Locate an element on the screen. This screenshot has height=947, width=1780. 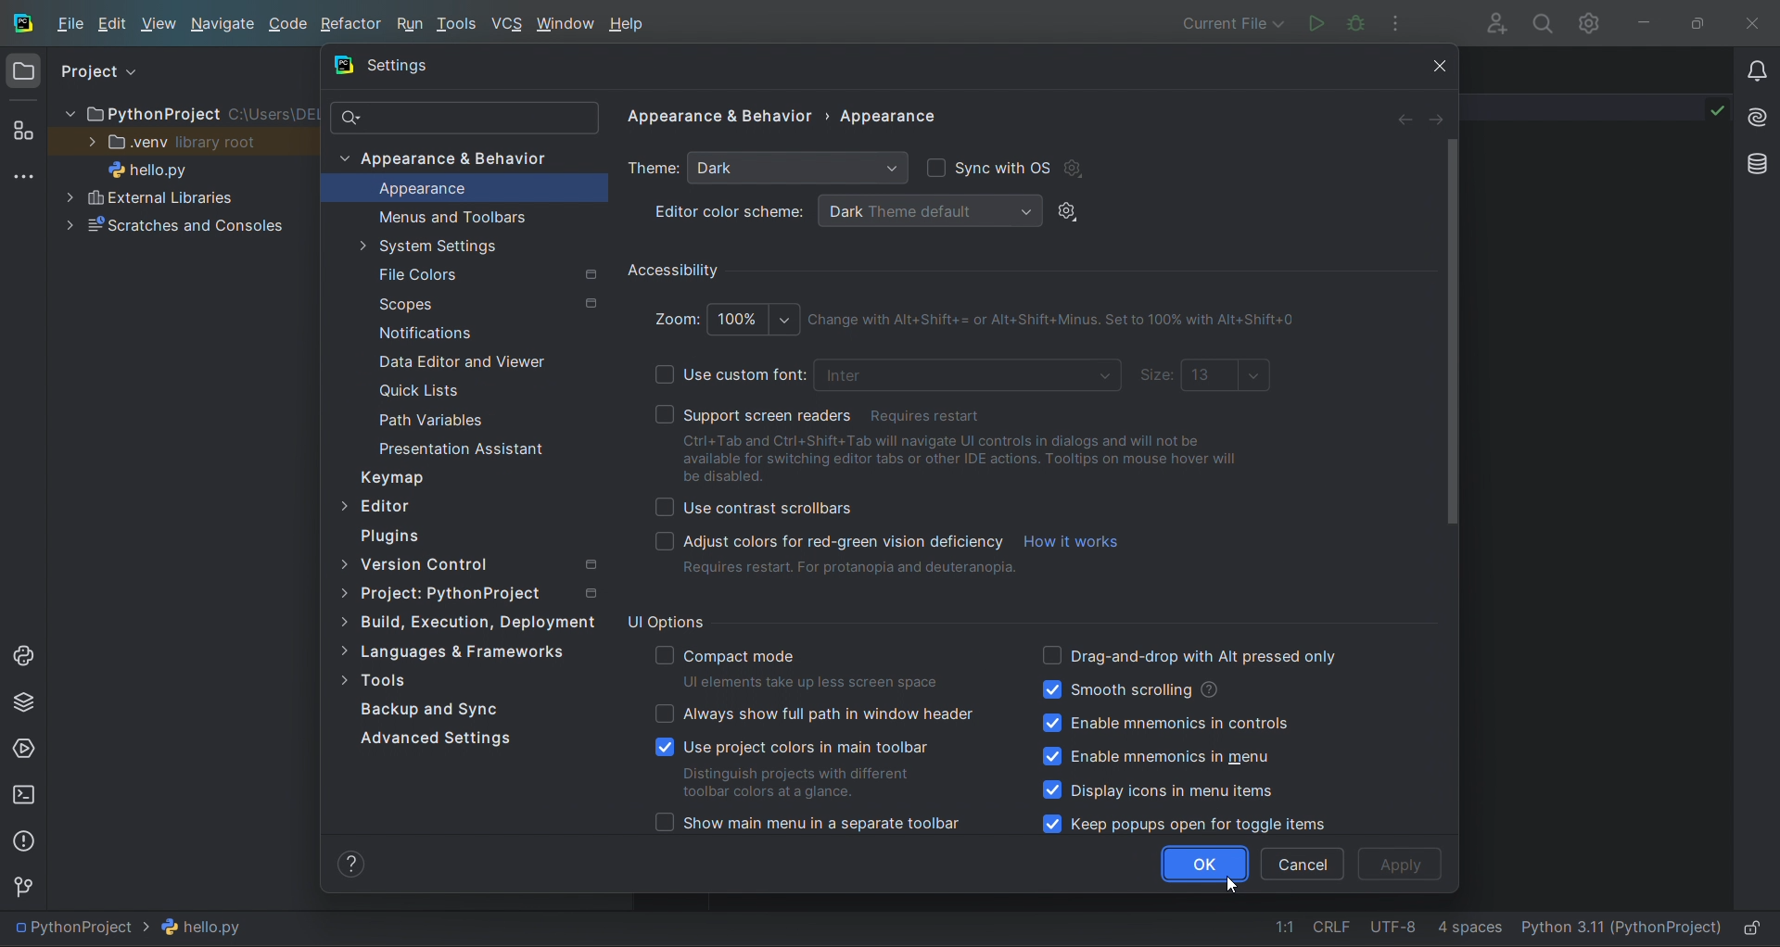
Shortcut description is located at coordinates (1052, 319).